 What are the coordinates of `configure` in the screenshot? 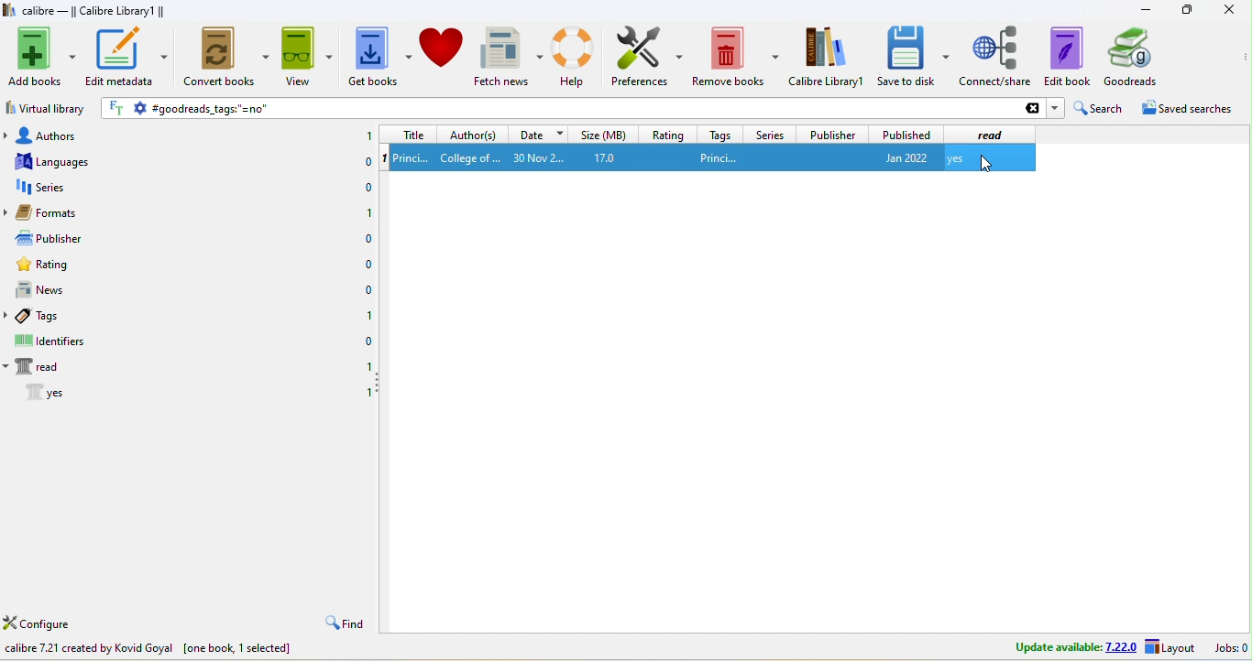 It's located at (49, 622).